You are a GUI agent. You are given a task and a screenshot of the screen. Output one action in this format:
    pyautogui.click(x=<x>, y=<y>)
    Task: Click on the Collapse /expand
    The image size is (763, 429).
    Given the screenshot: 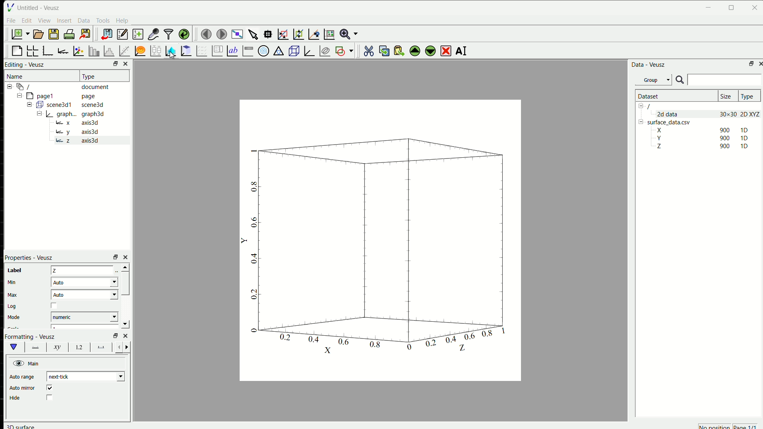 What is the action you would take?
    pyautogui.click(x=642, y=123)
    